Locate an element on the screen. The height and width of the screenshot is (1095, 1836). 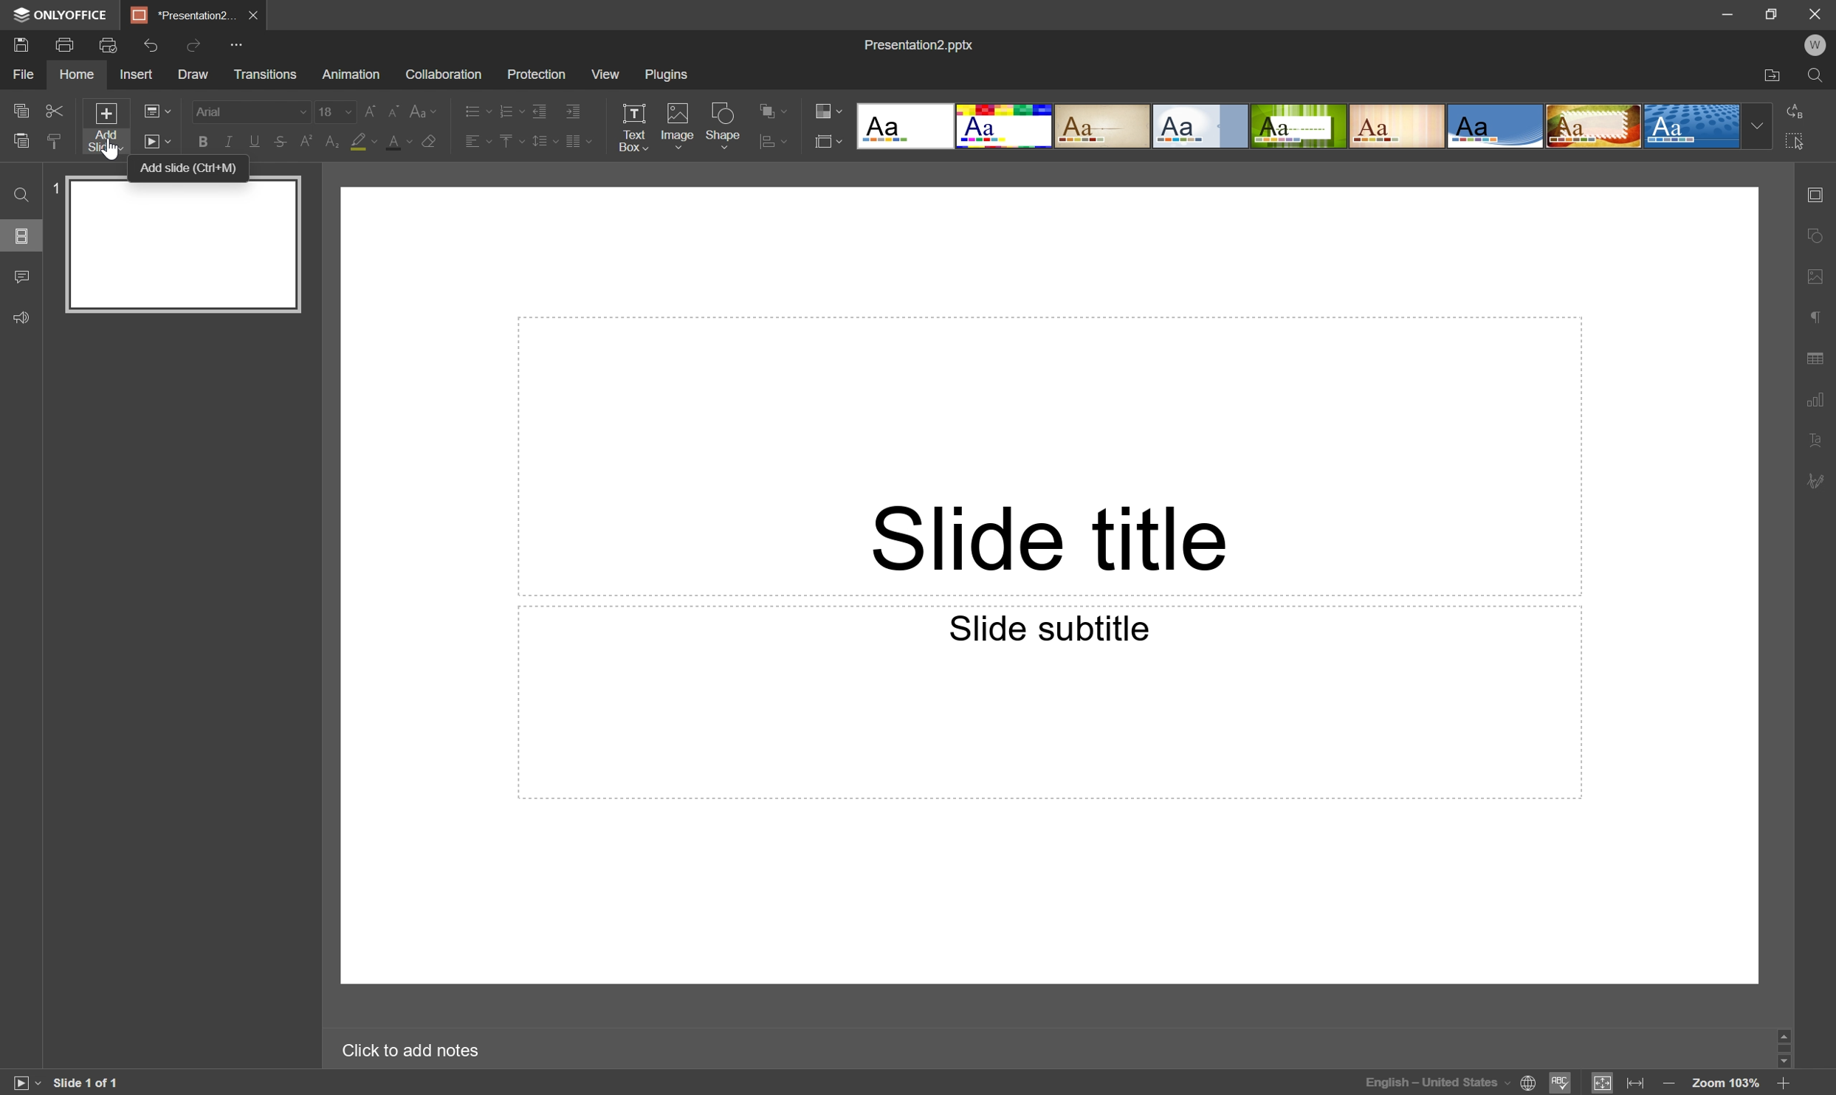
Click to add notes is located at coordinates (420, 1048).